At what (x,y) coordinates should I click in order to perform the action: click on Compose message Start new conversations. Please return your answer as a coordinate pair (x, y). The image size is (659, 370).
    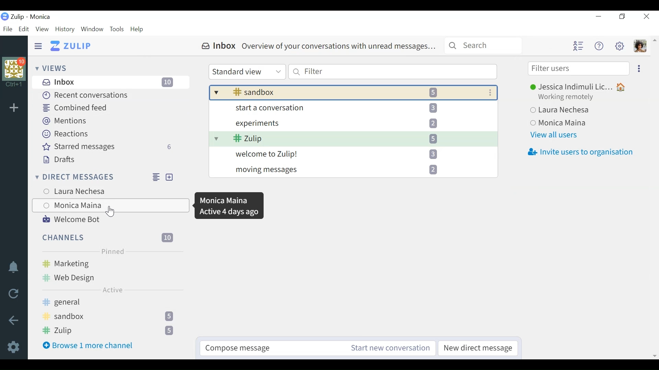
    Looking at the image, I should click on (318, 348).